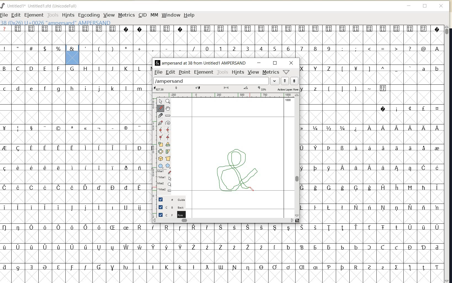 The image size is (452, 283). I want to click on HINTS, so click(238, 72).